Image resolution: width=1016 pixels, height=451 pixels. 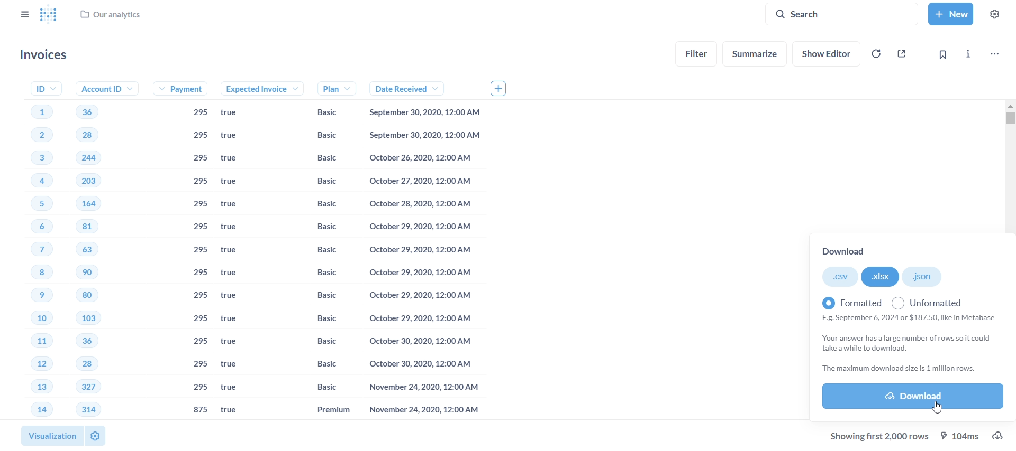 What do you see at coordinates (89, 157) in the screenshot?
I see `244` at bounding box center [89, 157].